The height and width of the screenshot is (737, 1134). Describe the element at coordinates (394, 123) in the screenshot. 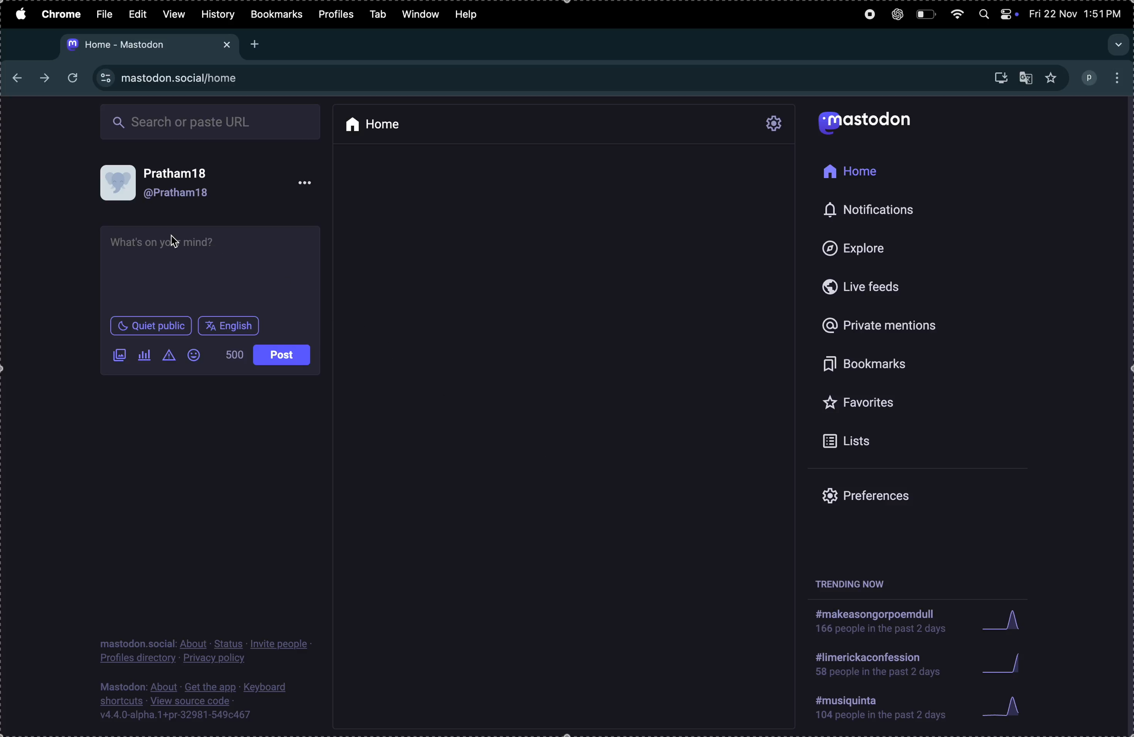

I see `home` at that location.